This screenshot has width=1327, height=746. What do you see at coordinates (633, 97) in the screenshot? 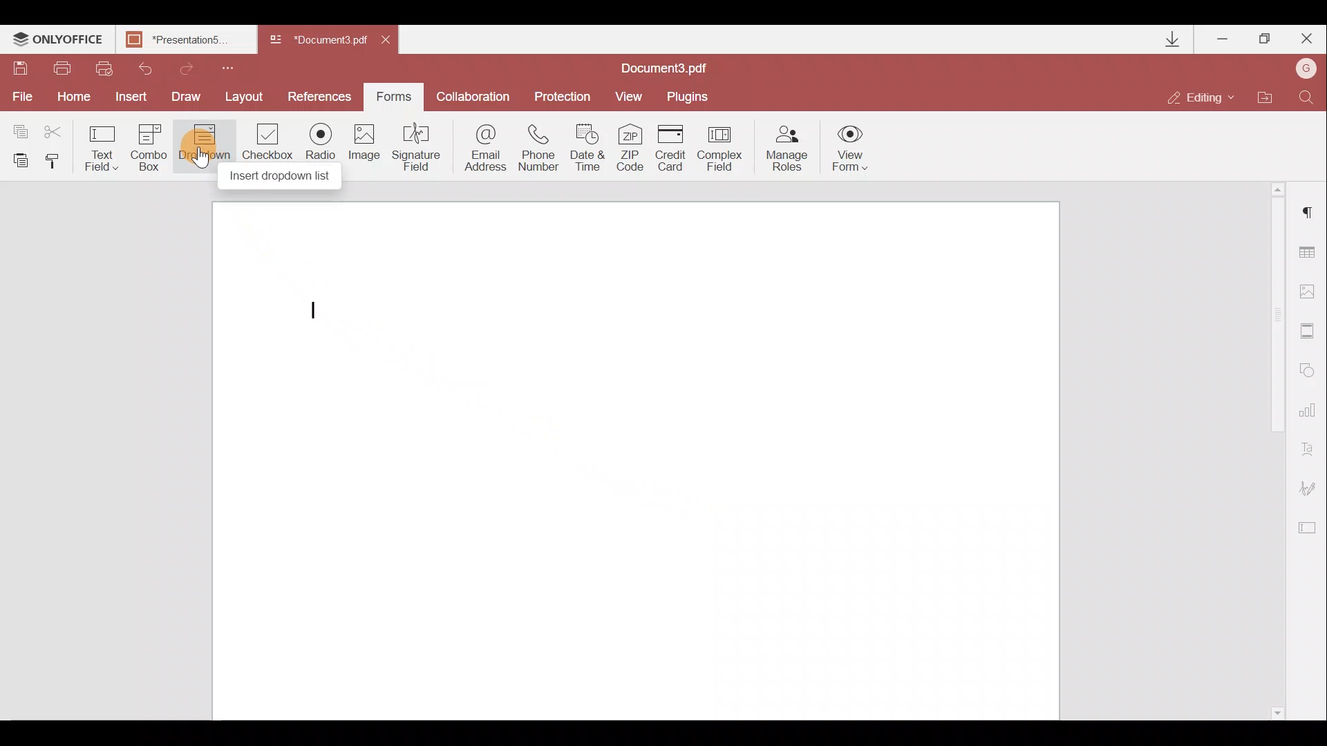
I see `View` at bounding box center [633, 97].